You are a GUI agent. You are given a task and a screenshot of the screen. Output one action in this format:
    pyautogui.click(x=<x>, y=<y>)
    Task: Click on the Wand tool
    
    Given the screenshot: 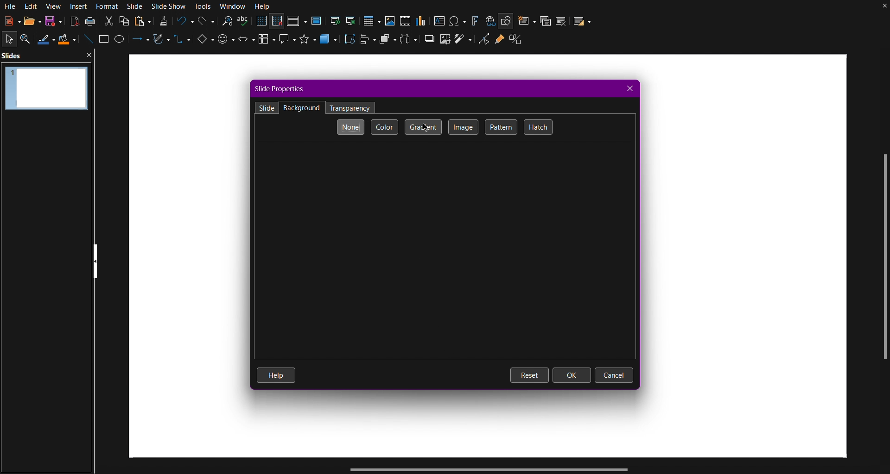 What is the action you would take?
    pyautogui.click(x=464, y=43)
    